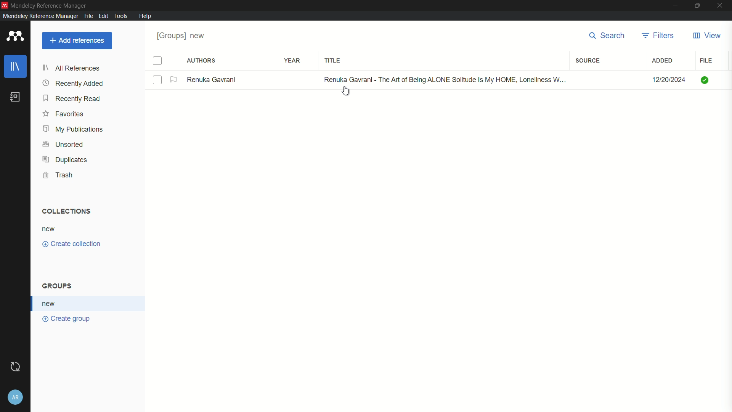 The width and height of the screenshot is (732, 412). Describe the element at coordinates (708, 36) in the screenshot. I see `view` at that location.